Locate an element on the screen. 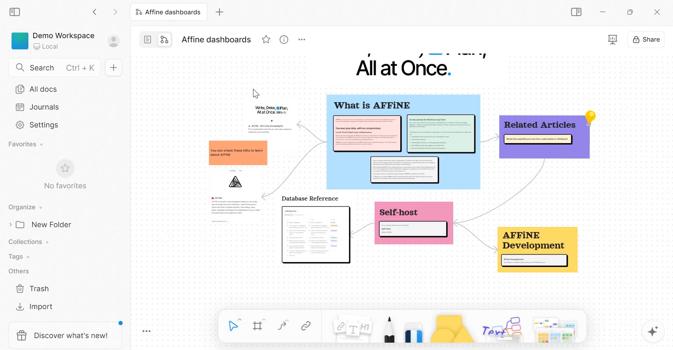 The image size is (673, 350).  templates is located at coordinates (555, 329).